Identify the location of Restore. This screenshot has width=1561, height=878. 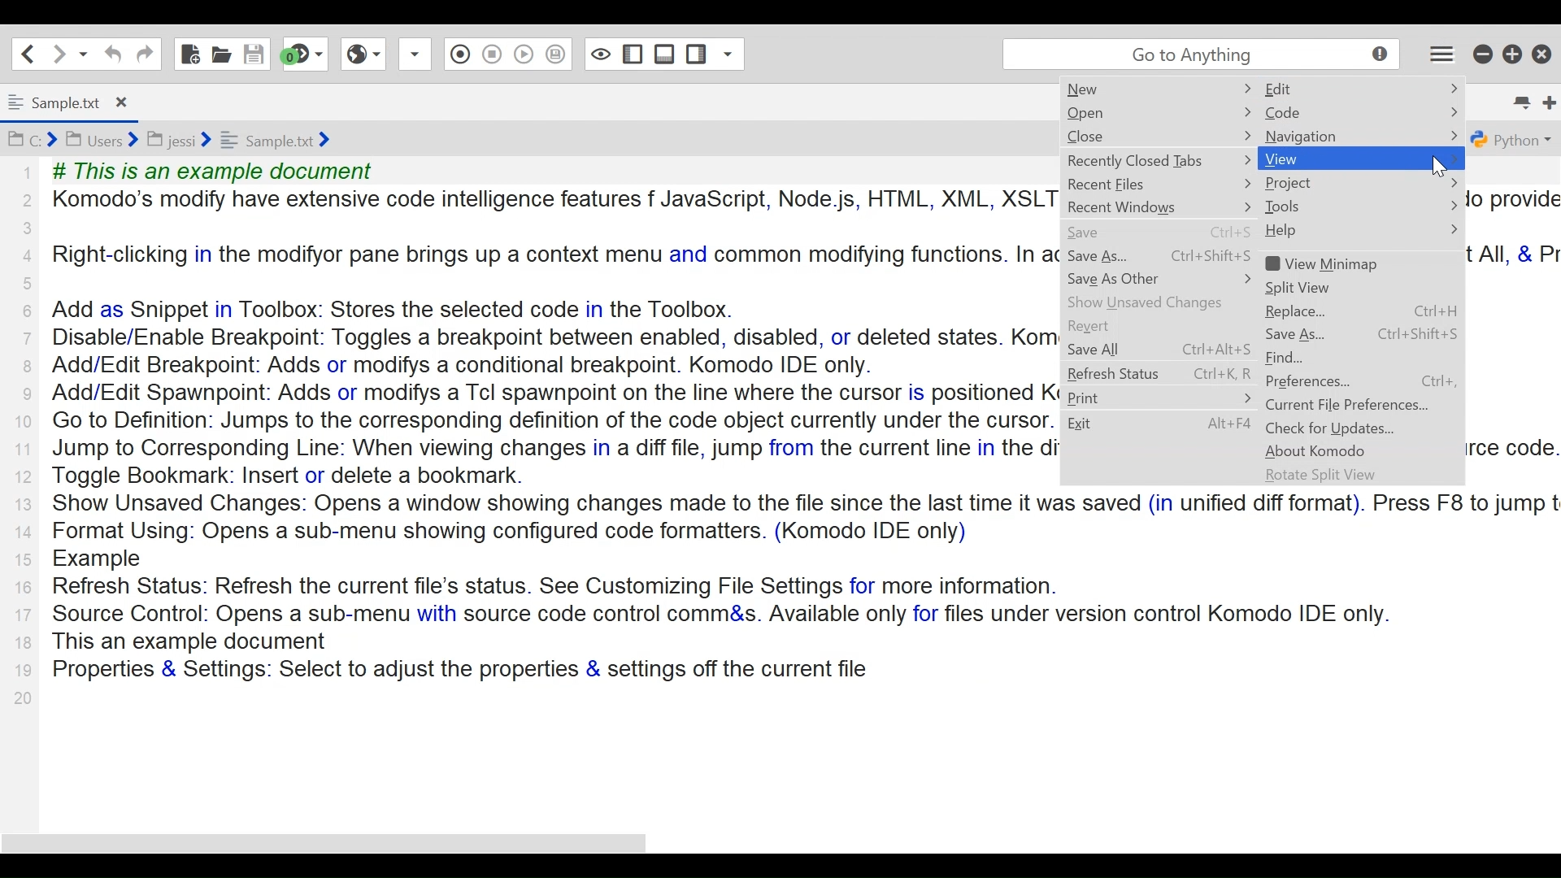
(1511, 54).